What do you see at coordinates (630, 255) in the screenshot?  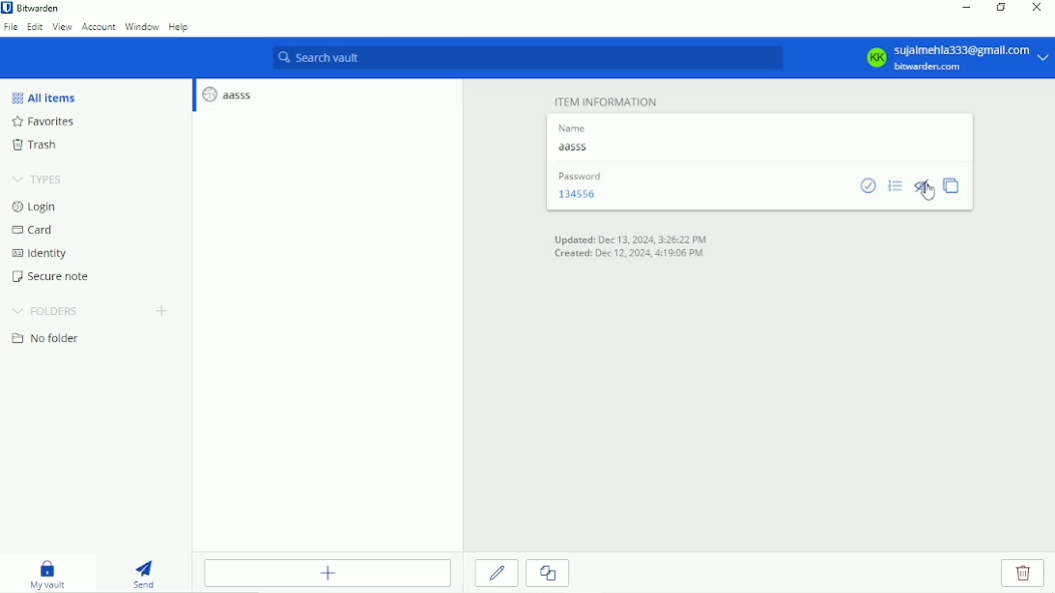 I see `Created on` at bounding box center [630, 255].